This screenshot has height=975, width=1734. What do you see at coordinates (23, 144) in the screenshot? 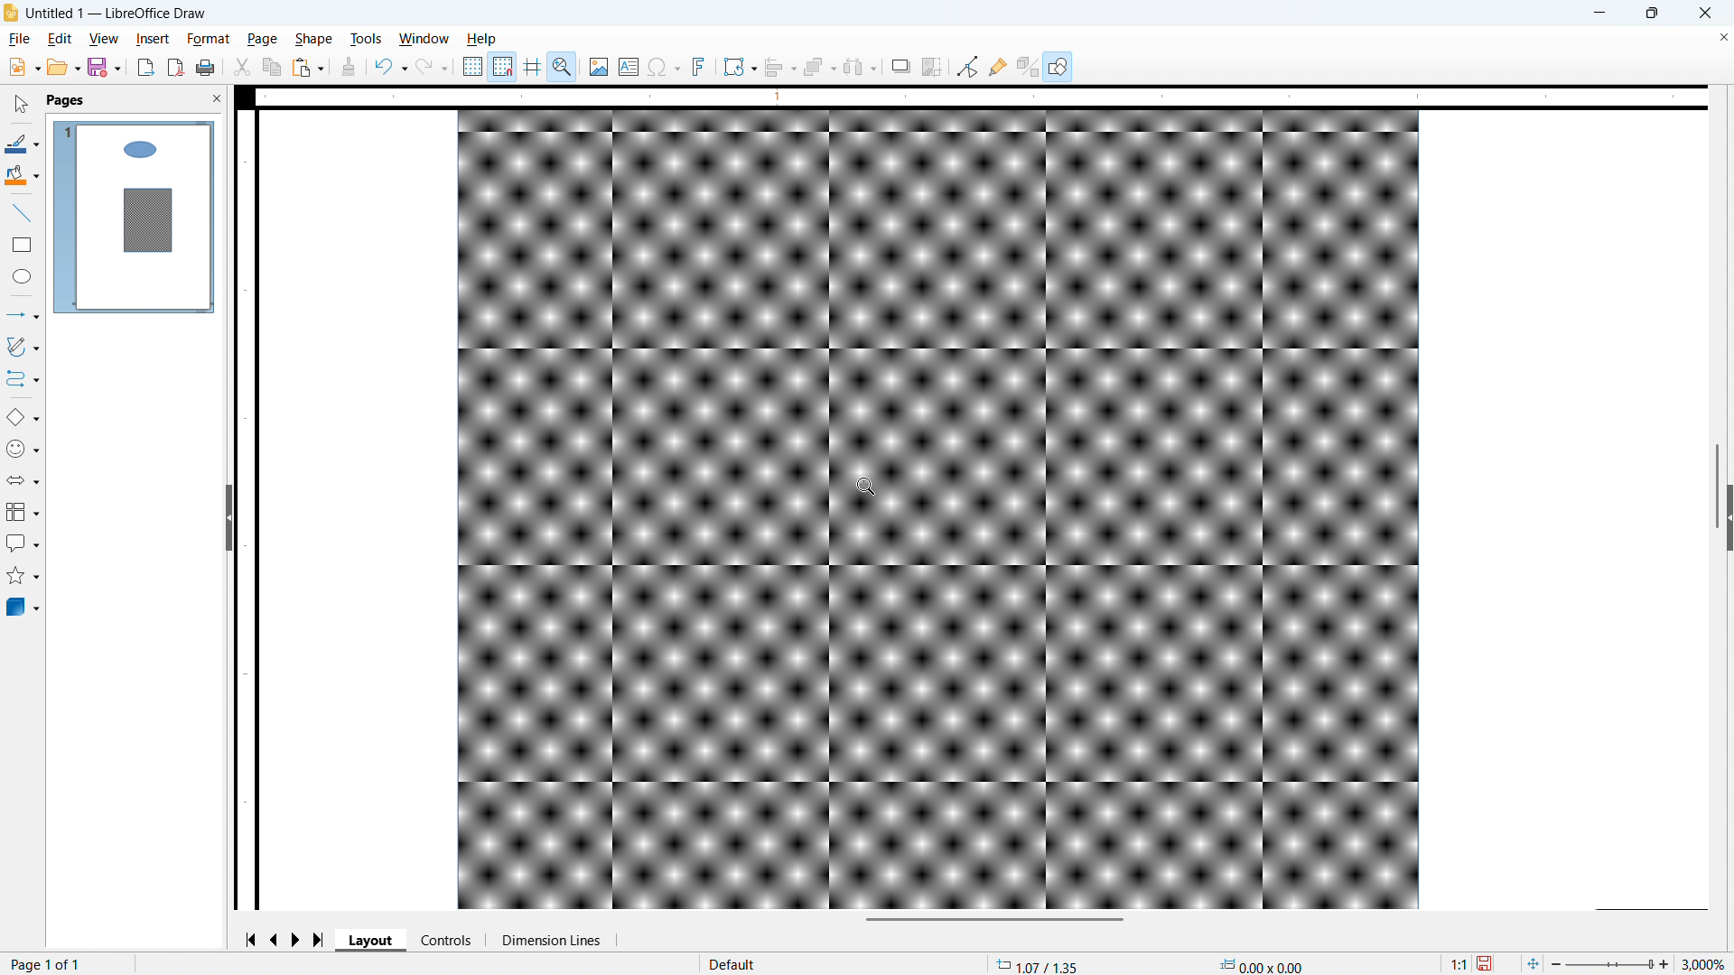
I see `Line colour ` at bounding box center [23, 144].